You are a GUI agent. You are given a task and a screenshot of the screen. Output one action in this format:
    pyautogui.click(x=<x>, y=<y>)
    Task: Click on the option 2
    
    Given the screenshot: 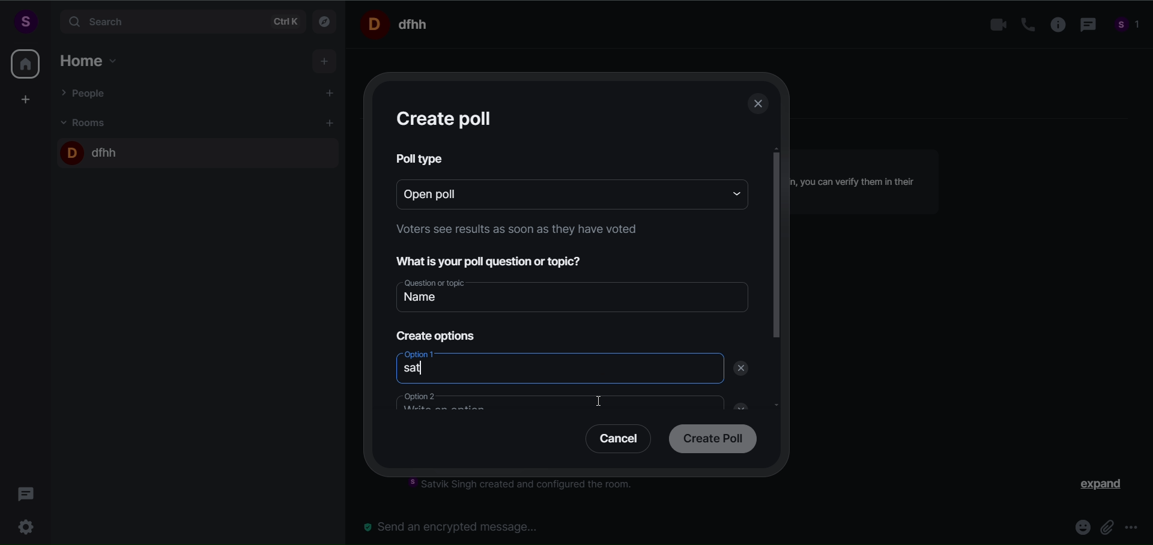 What is the action you would take?
    pyautogui.click(x=551, y=403)
    